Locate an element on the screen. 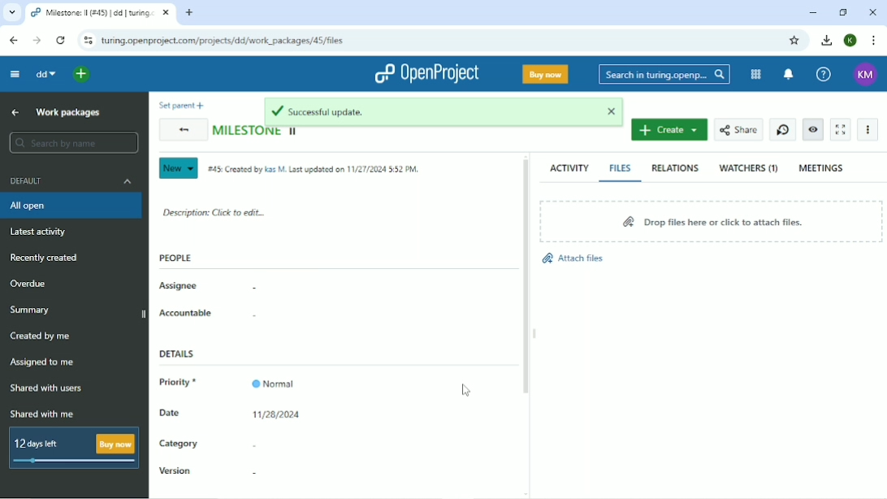 This screenshot has height=499, width=887. Date changed is located at coordinates (277, 414).